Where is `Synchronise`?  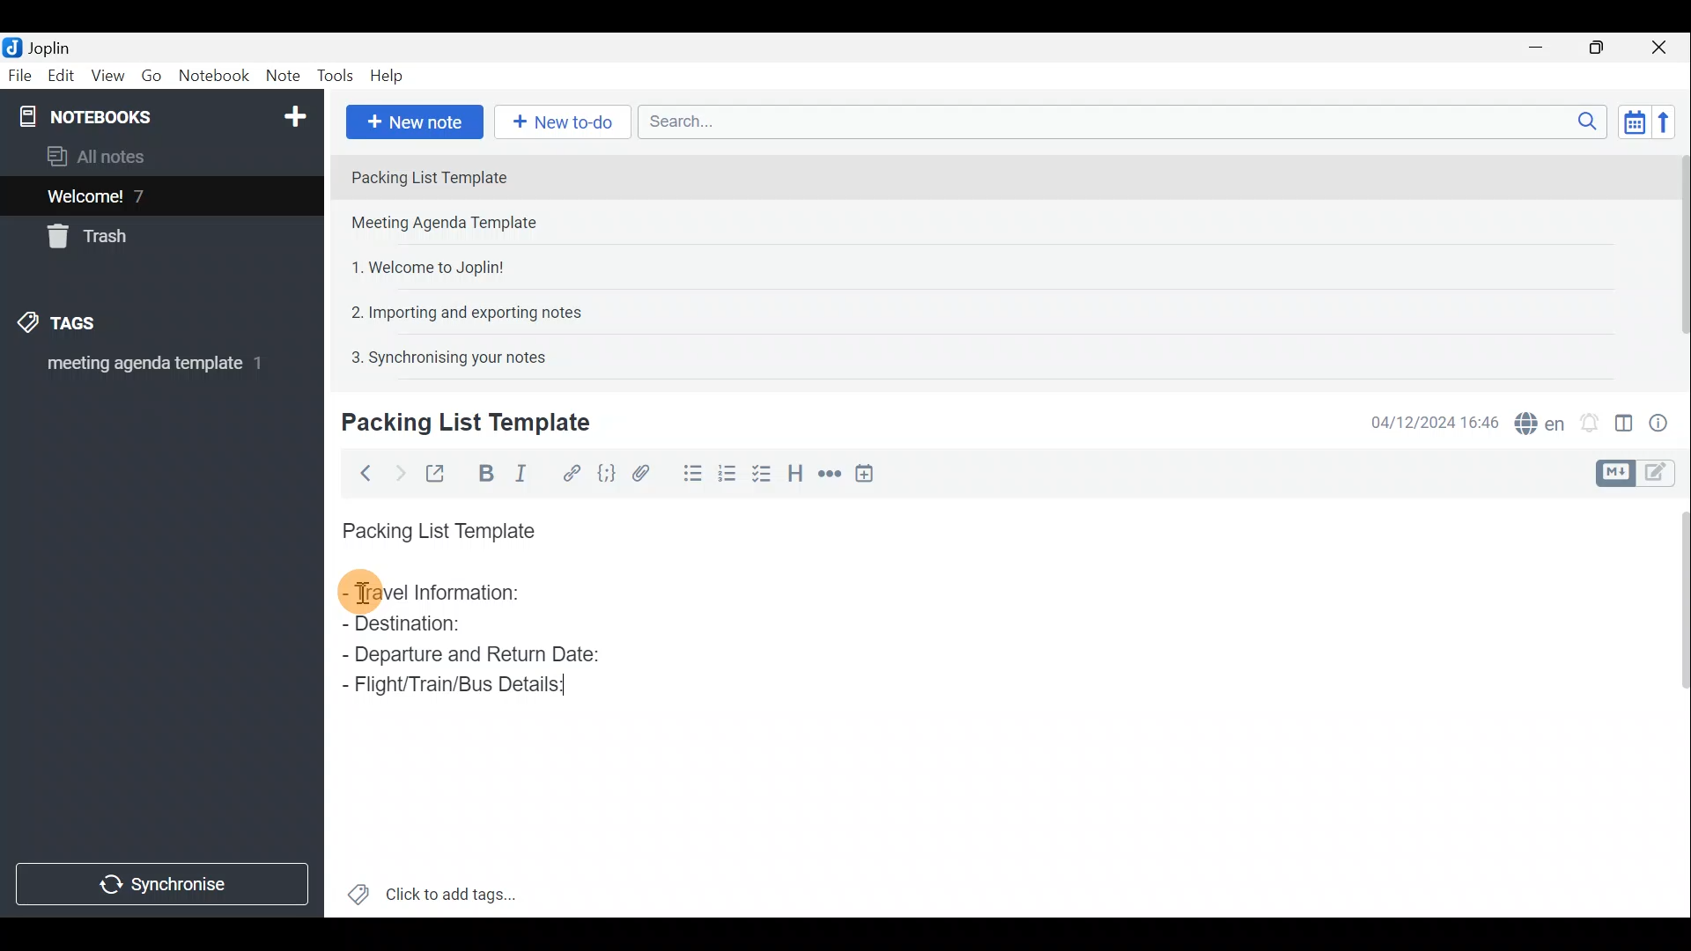
Synchronise is located at coordinates (165, 887).